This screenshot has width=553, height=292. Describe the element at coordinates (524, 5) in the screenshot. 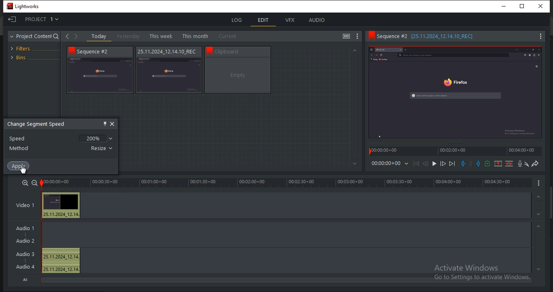

I see `Restore` at that location.